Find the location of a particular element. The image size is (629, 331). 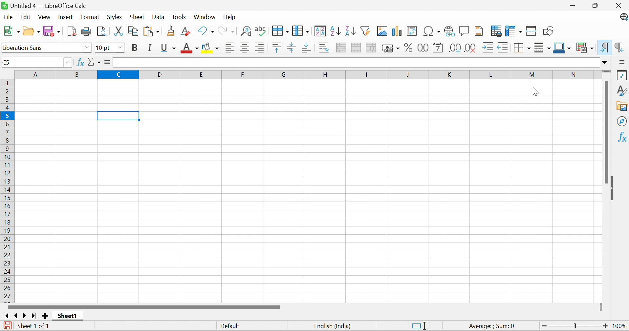

Select function is located at coordinates (95, 63).